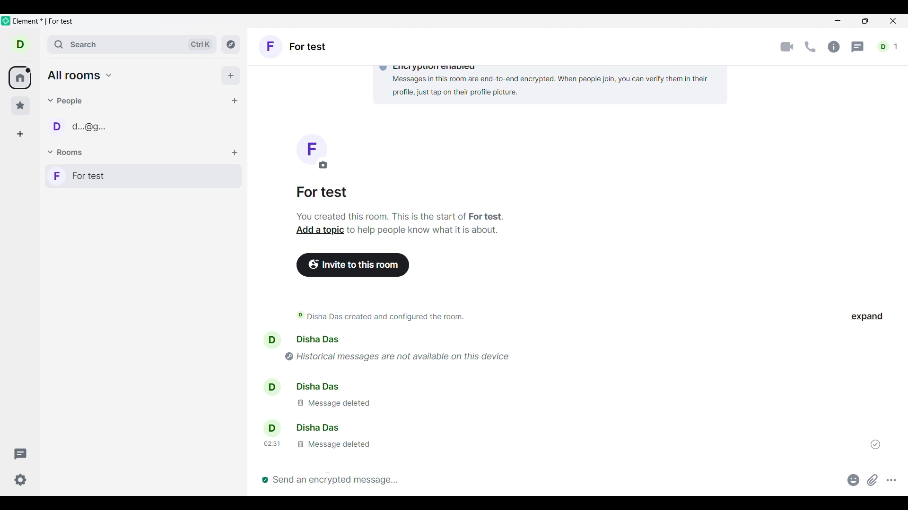  I want to click on People , so click(67, 101).